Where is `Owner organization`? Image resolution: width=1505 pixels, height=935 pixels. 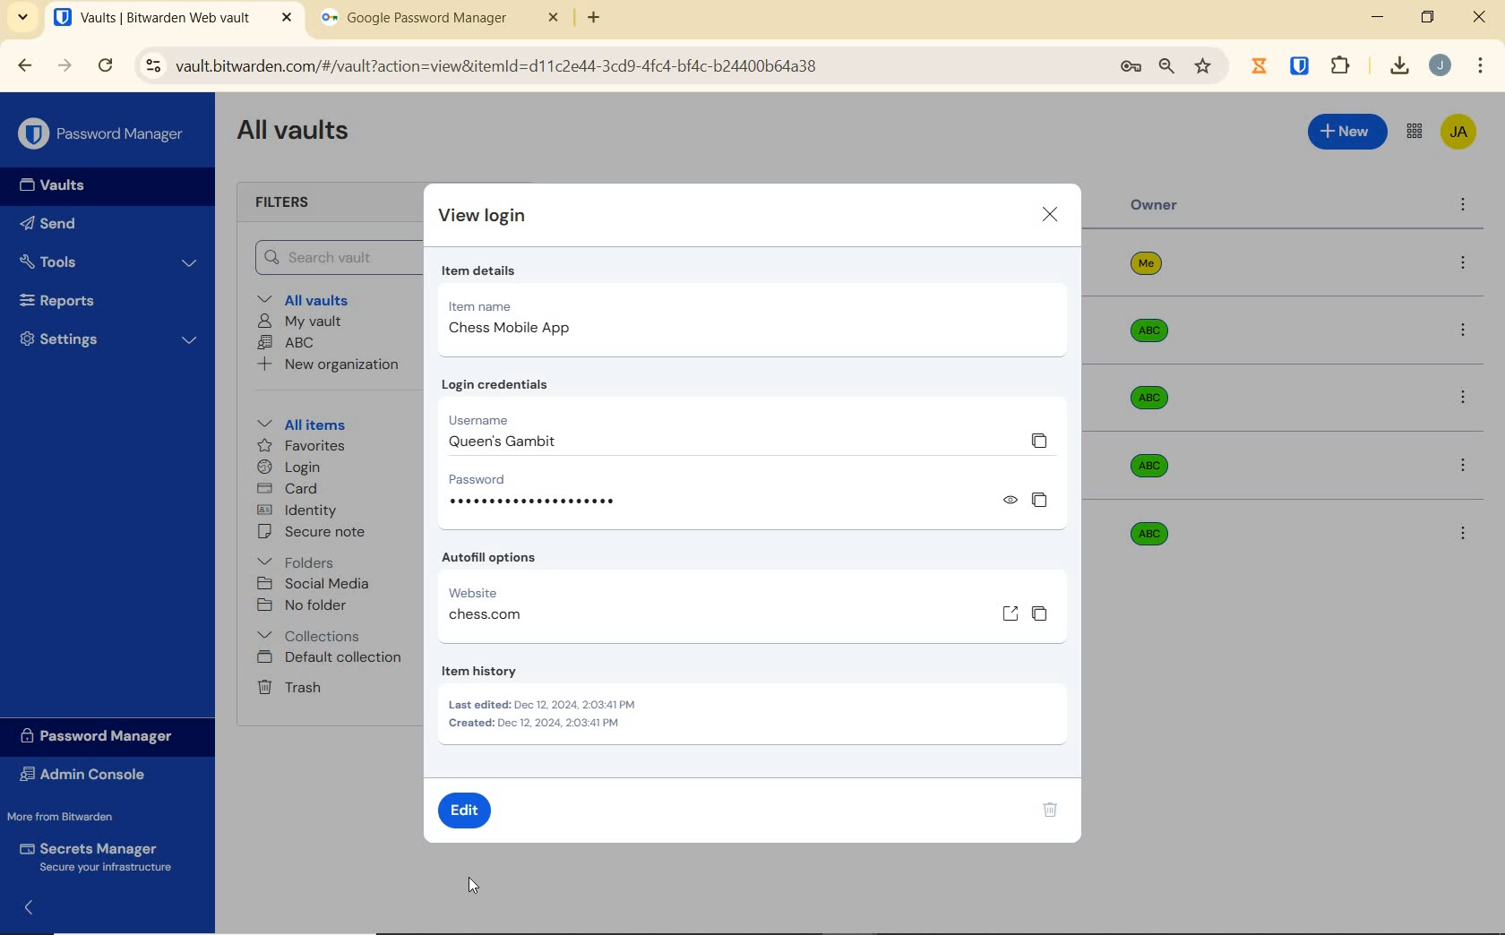
Owner organization is located at coordinates (1149, 398).